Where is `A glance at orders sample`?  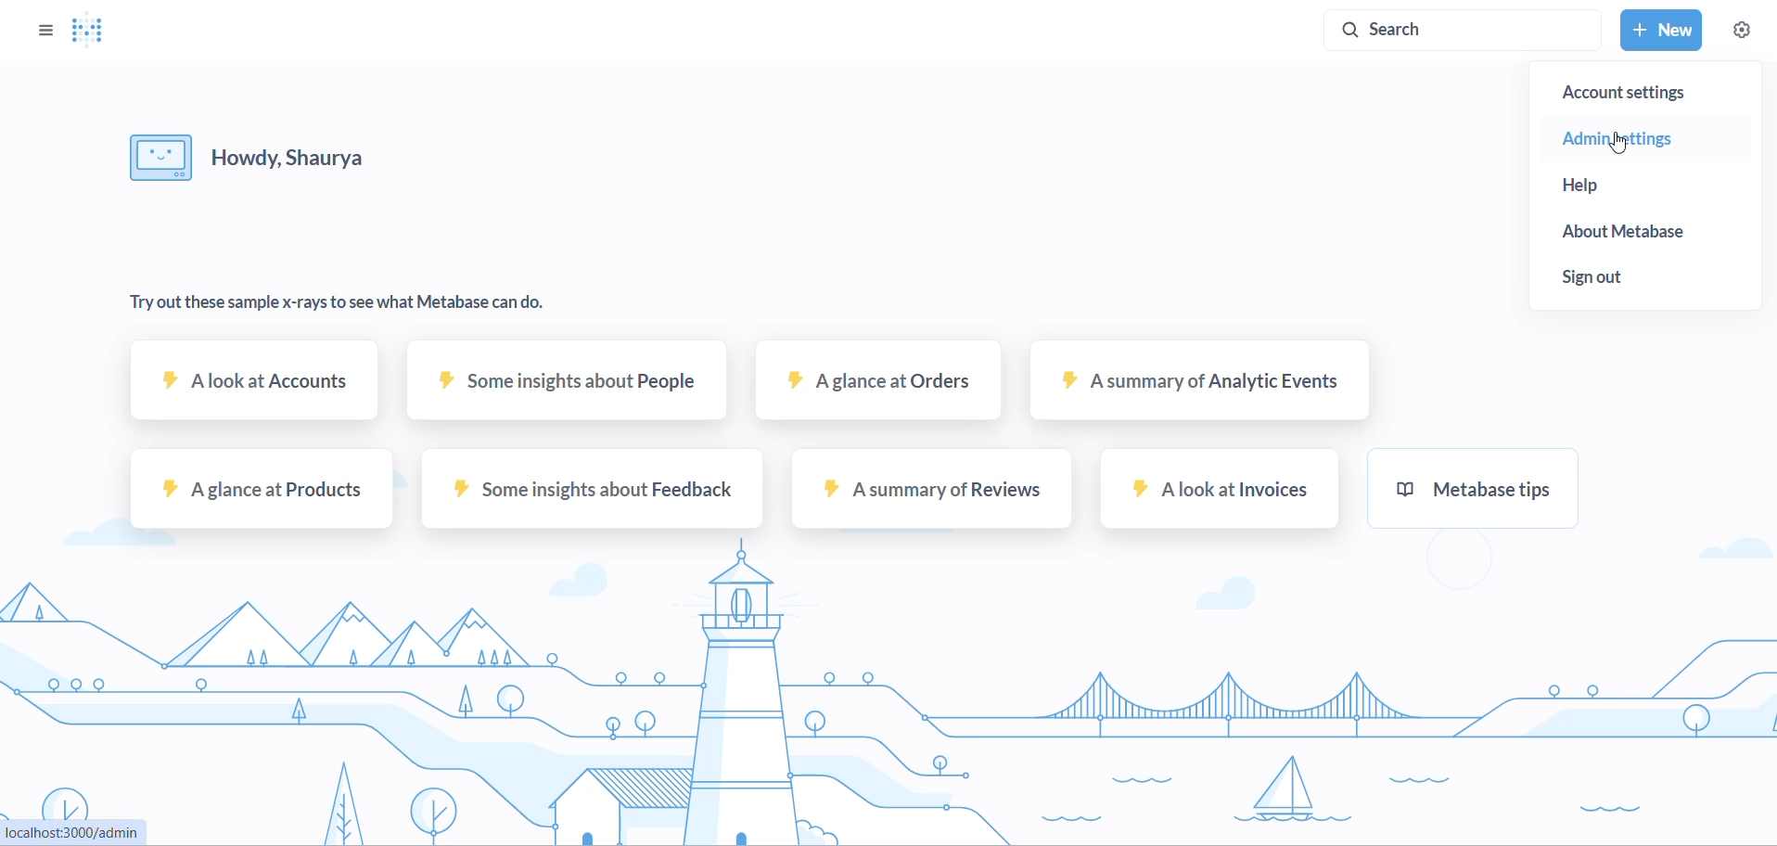
A glance at orders sample is located at coordinates (868, 384).